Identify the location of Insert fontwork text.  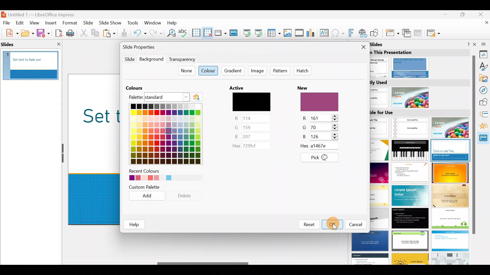
(352, 34).